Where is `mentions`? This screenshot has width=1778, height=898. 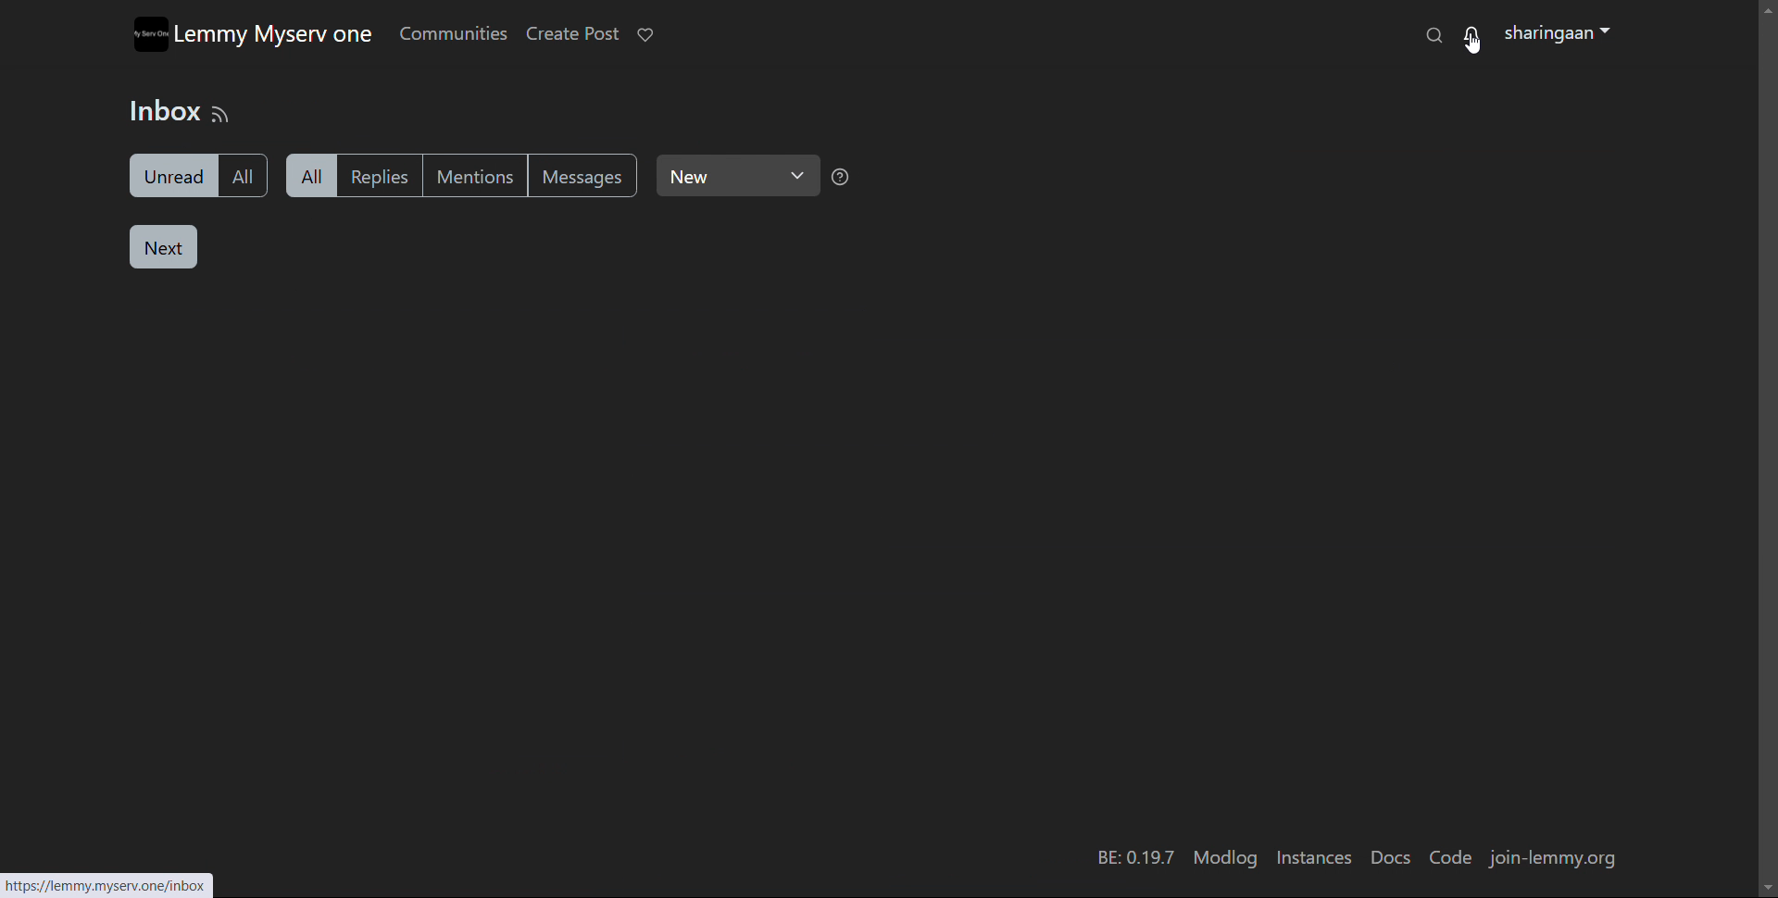
mentions is located at coordinates (482, 176).